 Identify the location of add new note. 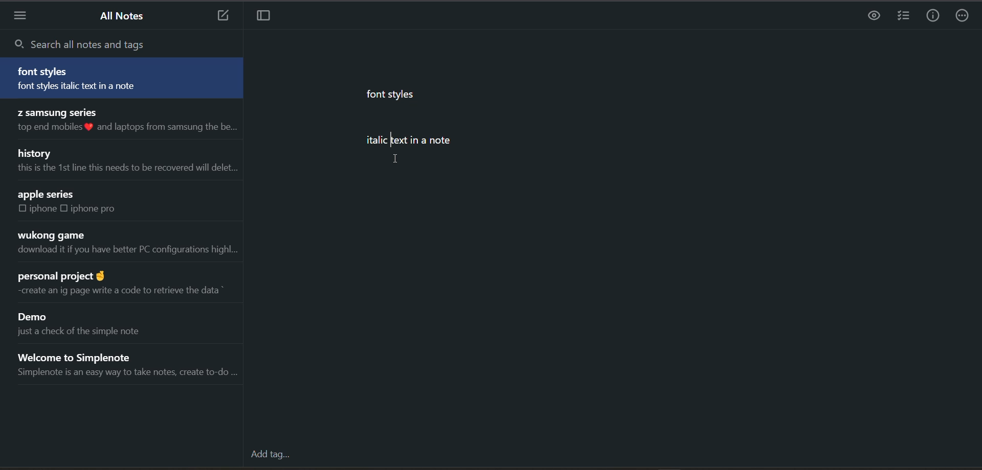
(221, 16).